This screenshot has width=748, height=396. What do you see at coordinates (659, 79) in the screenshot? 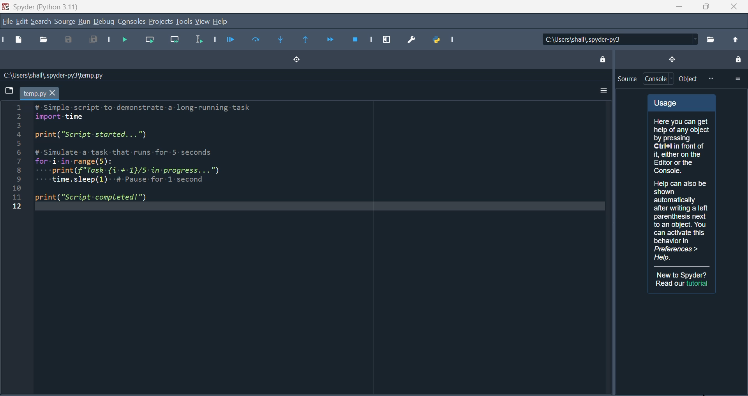
I see `Console` at bounding box center [659, 79].